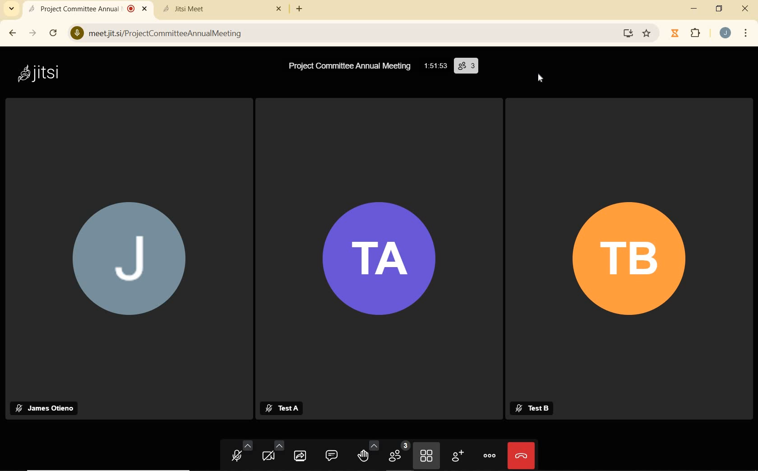  What do you see at coordinates (720, 10) in the screenshot?
I see `restore down` at bounding box center [720, 10].